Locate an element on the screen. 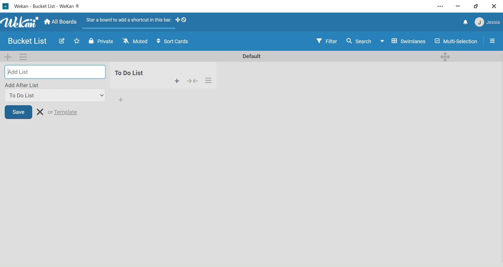 The height and width of the screenshot is (267, 503). Username is located at coordinates (494, 23).